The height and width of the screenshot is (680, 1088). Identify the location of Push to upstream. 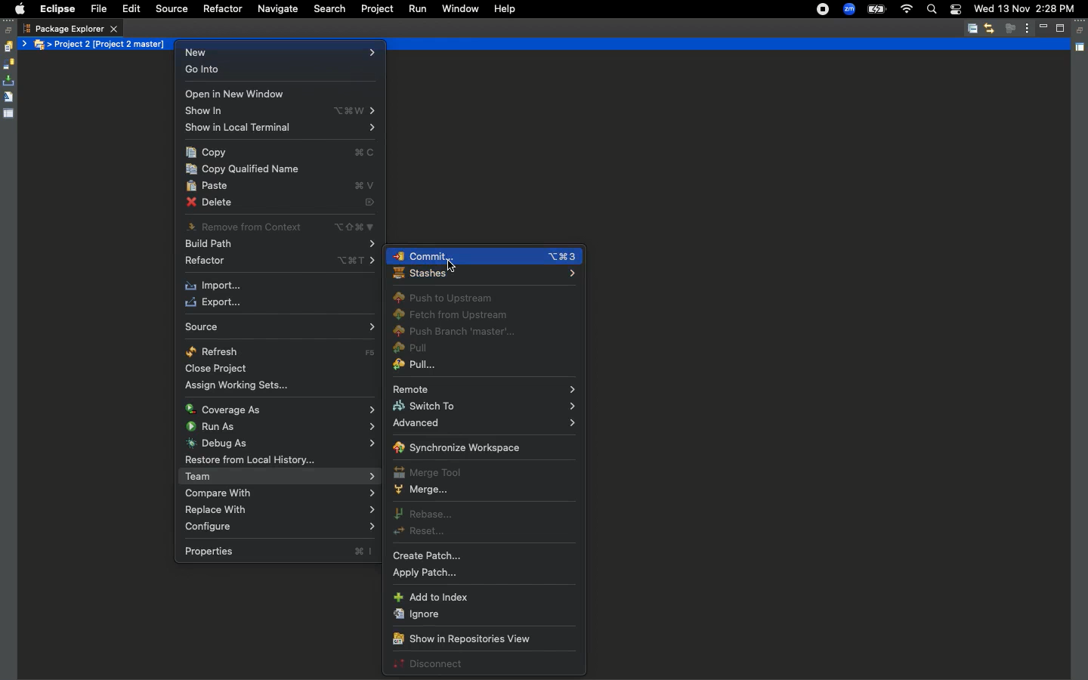
(444, 298).